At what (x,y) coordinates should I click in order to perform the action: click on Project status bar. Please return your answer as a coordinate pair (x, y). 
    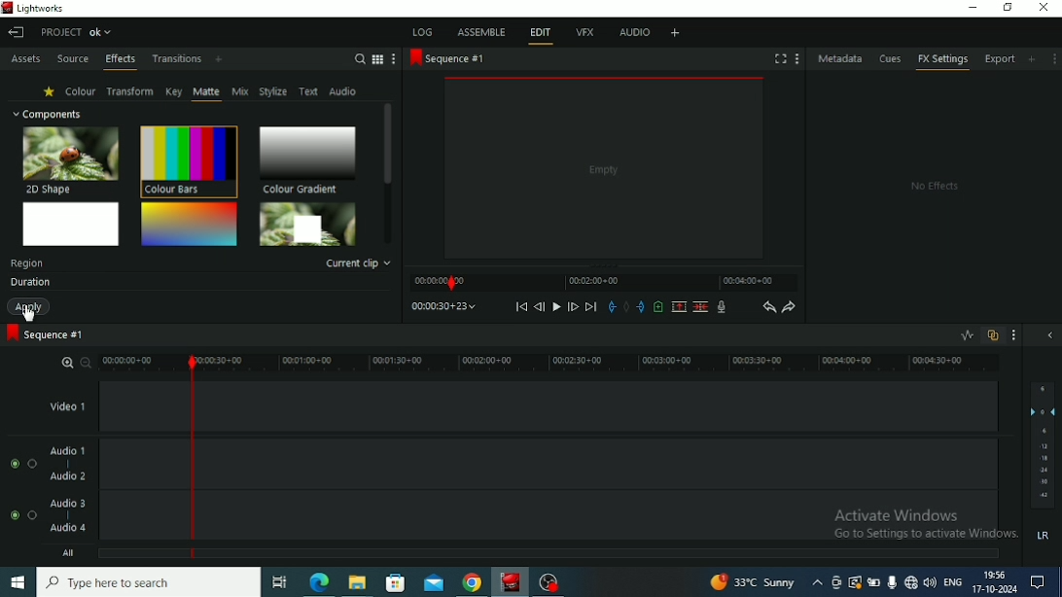
    Looking at the image, I should click on (79, 31).